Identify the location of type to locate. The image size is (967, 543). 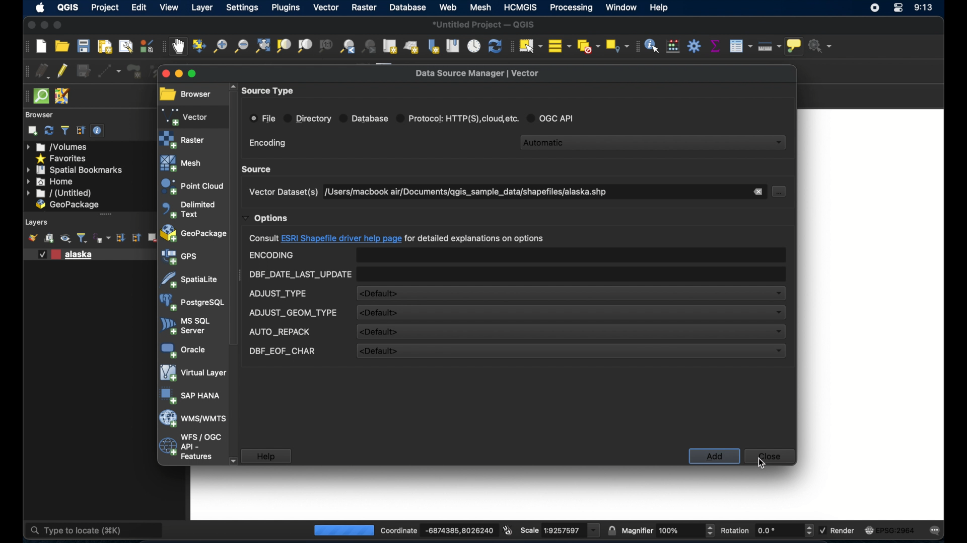
(71, 530).